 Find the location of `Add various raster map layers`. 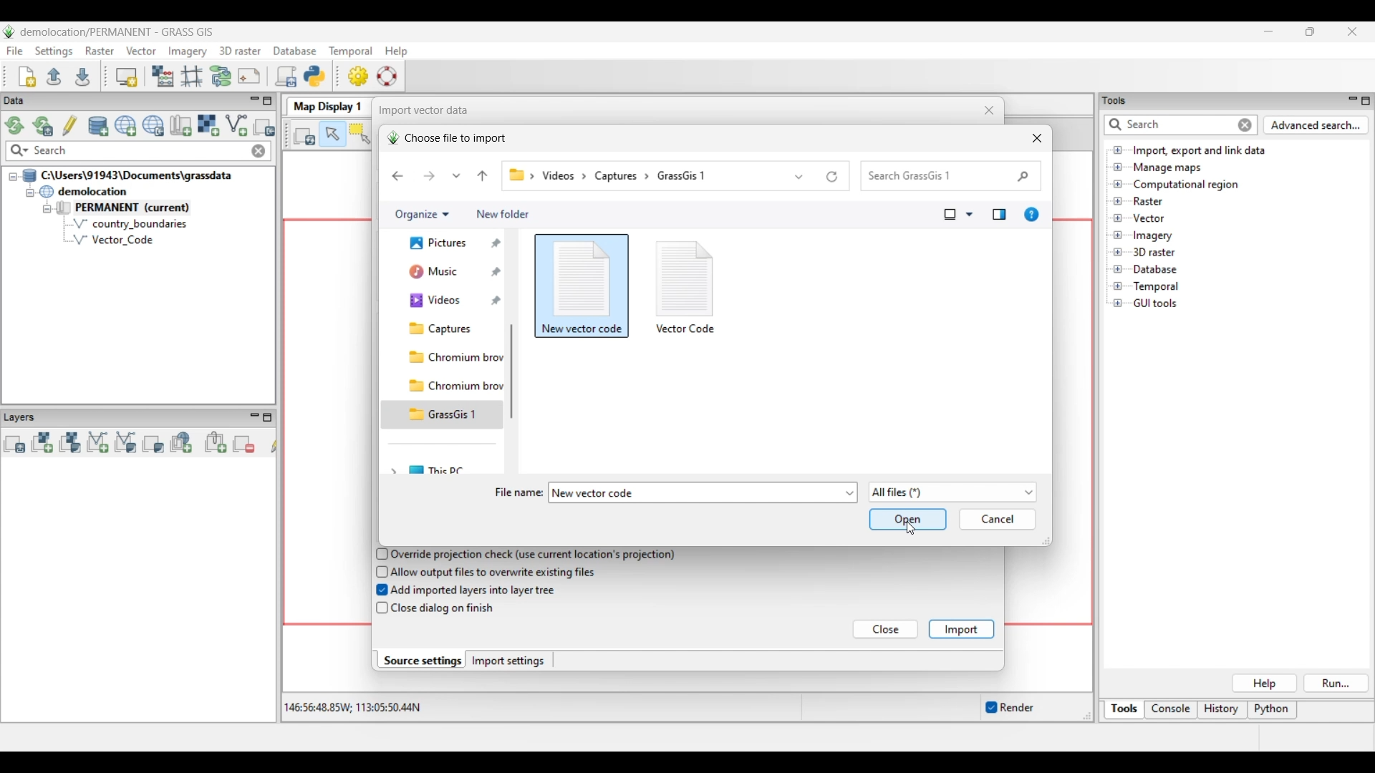

Add various raster map layers is located at coordinates (69, 442).